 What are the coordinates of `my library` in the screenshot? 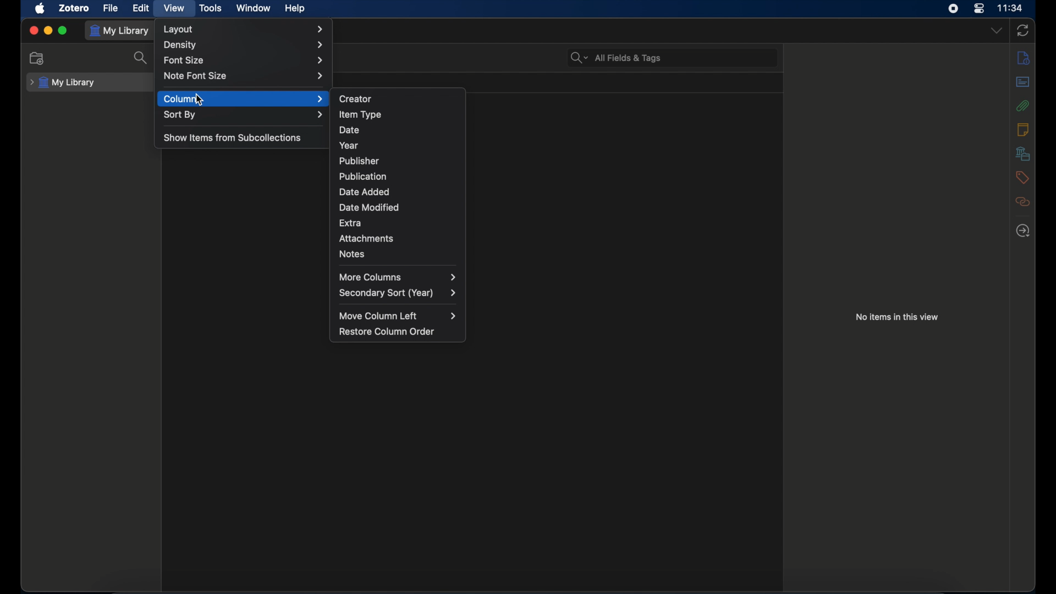 It's located at (120, 31).